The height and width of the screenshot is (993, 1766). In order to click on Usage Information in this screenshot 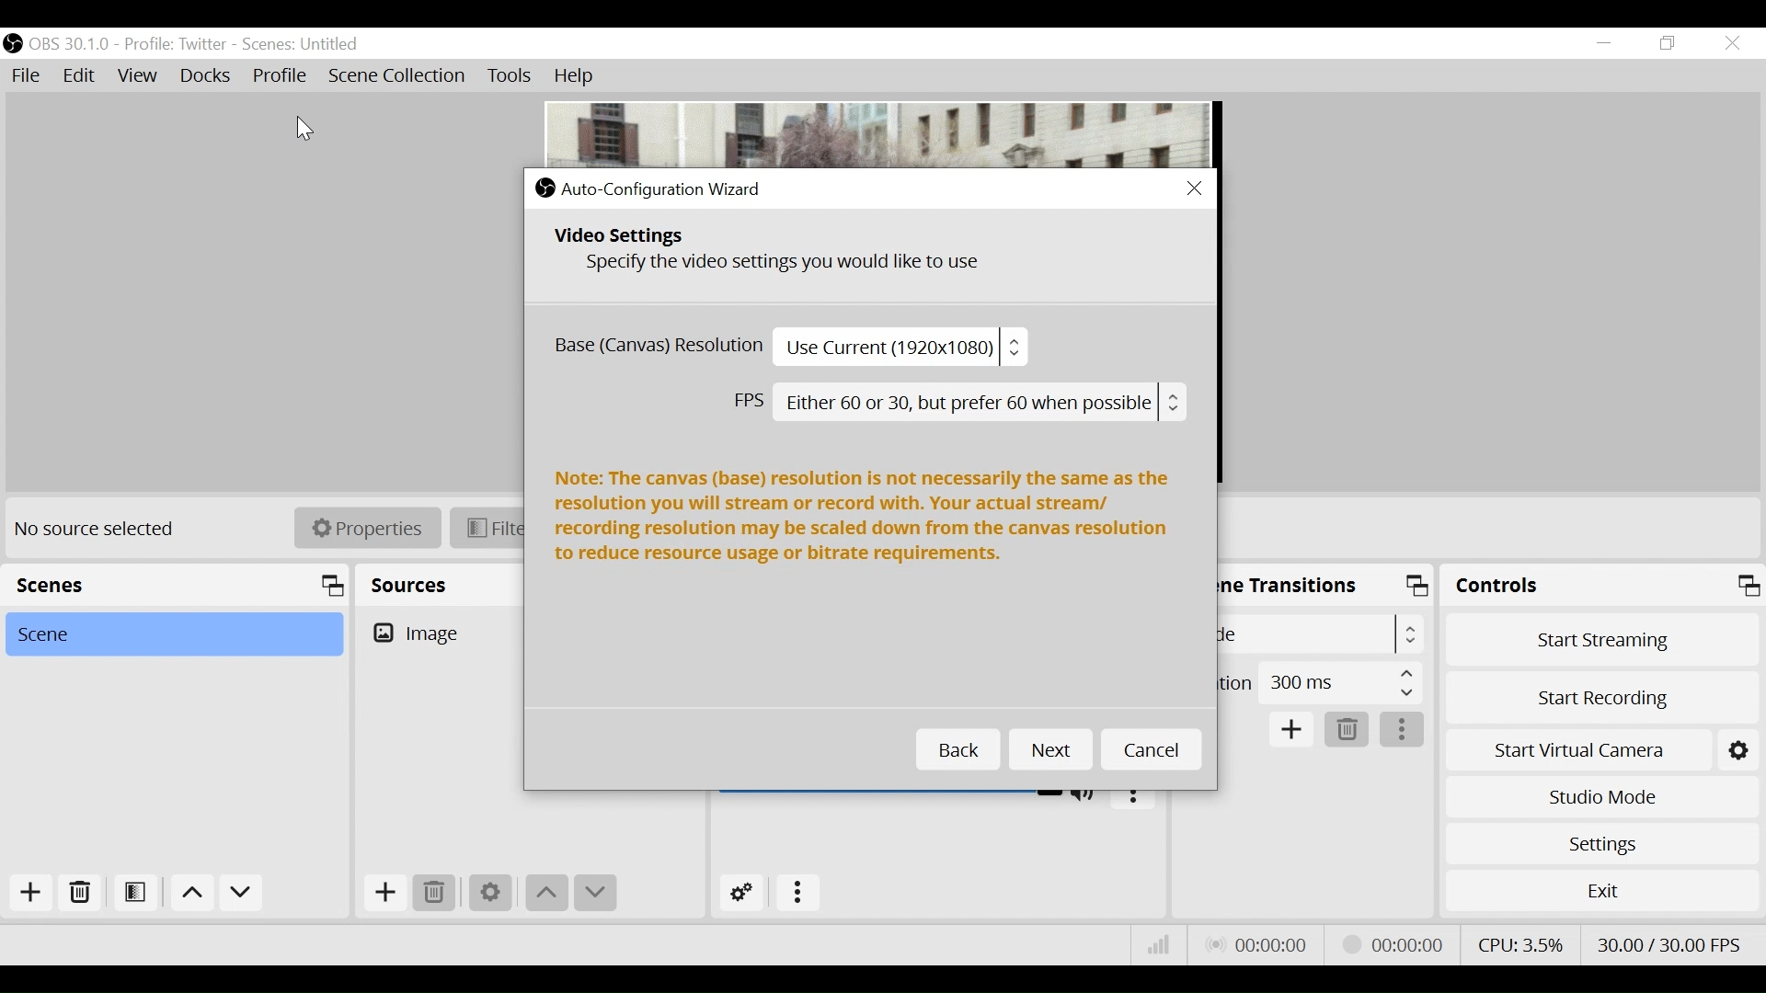, I will do `click(644, 237)`.